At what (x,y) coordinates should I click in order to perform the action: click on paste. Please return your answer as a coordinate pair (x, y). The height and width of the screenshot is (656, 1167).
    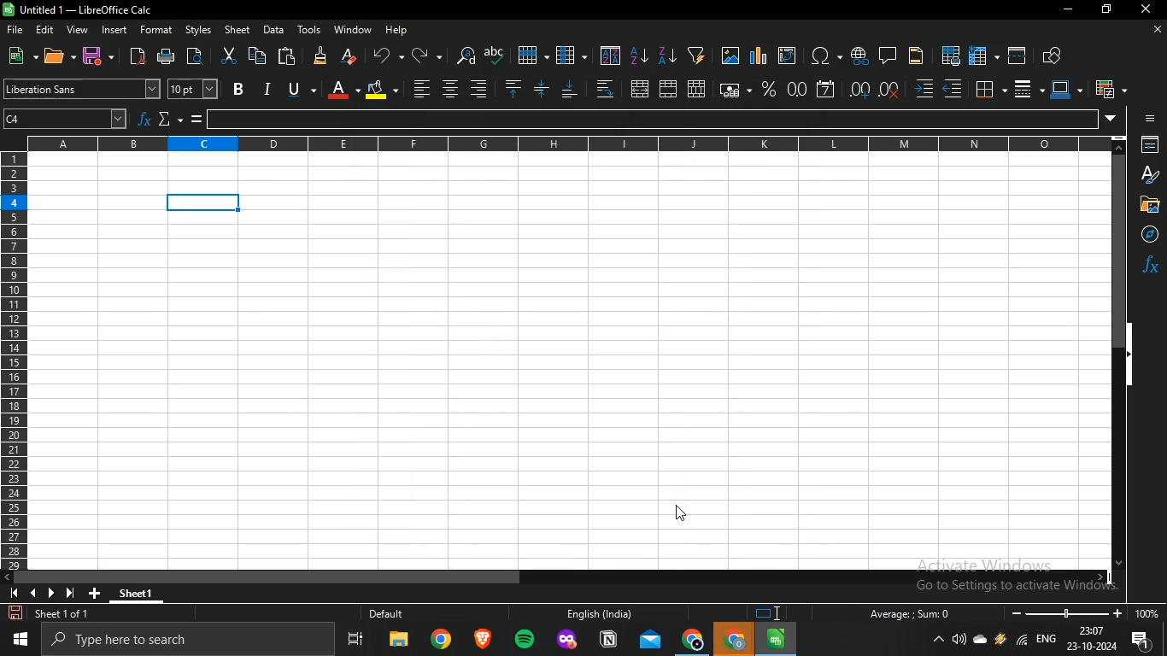
    Looking at the image, I should click on (288, 55).